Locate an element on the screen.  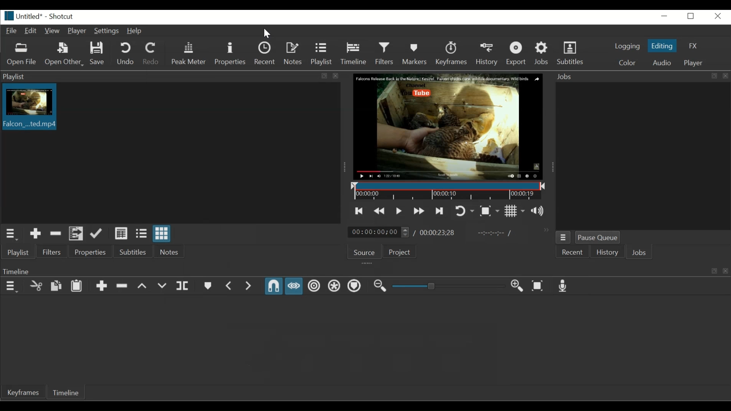
History is located at coordinates (608, 252).